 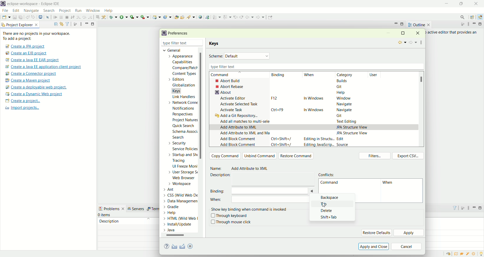 What do you see at coordinates (78, 17) in the screenshot?
I see `step into` at bounding box center [78, 17].